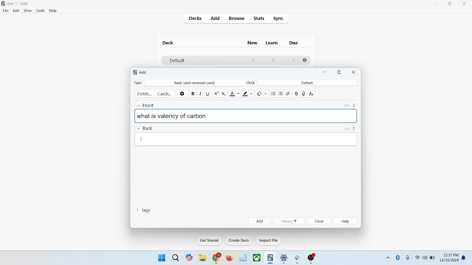 The width and height of the screenshot is (472, 265). What do you see at coordinates (229, 258) in the screenshot?
I see `firefox` at bounding box center [229, 258].